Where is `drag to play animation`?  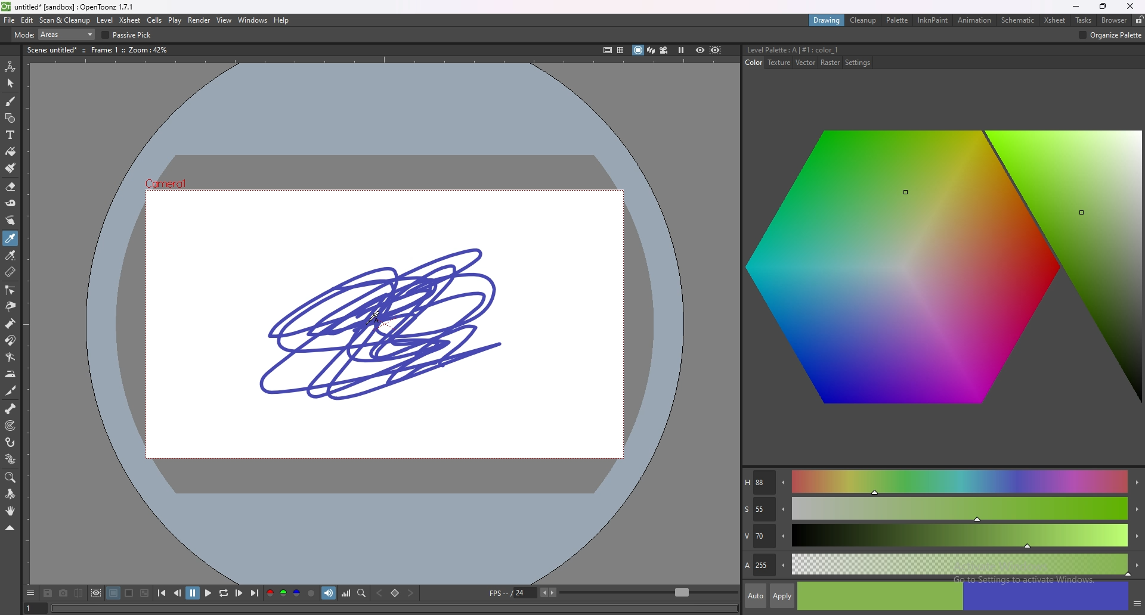
drag to play animation is located at coordinates (394, 607).